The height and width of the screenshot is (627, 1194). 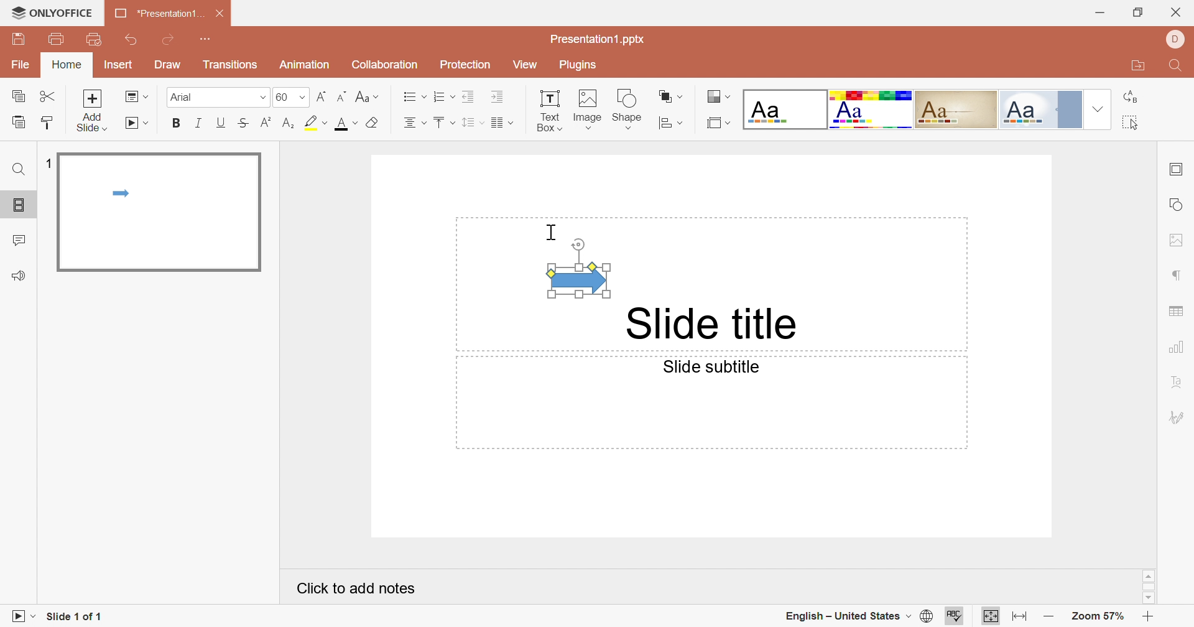 What do you see at coordinates (1101, 14) in the screenshot?
I see `Minimize` at bounding box center [1101, 14].